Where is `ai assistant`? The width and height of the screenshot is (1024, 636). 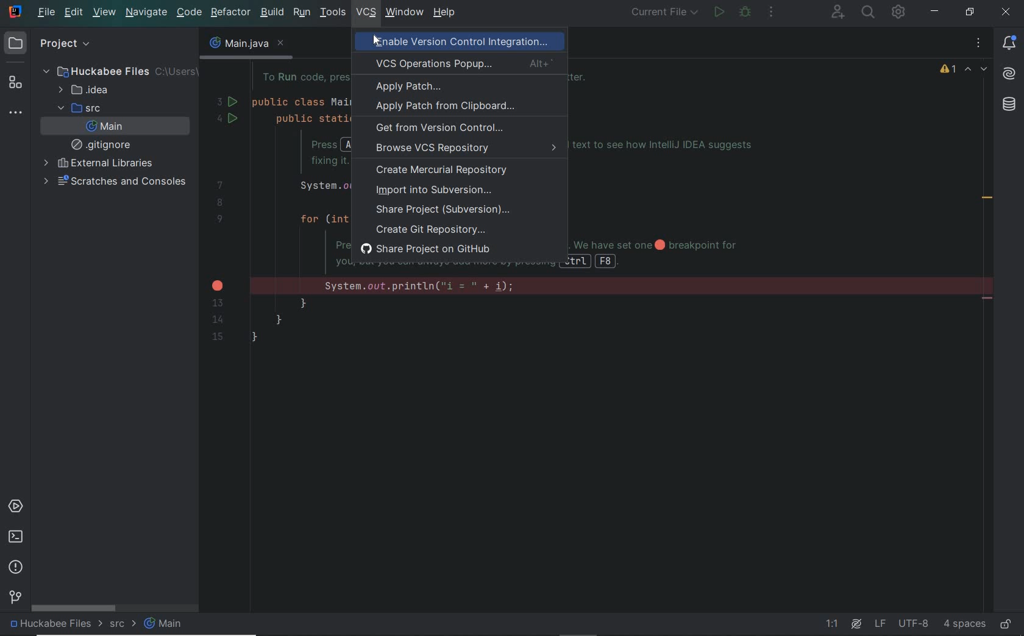
ai assistant is located at coordinates (855, 623).